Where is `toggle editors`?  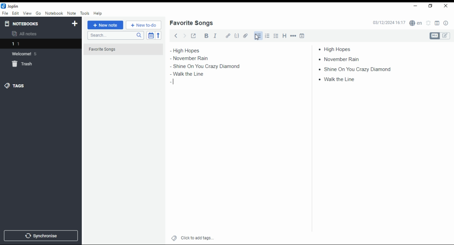
toggle editors is located at coordinates (440, 36).